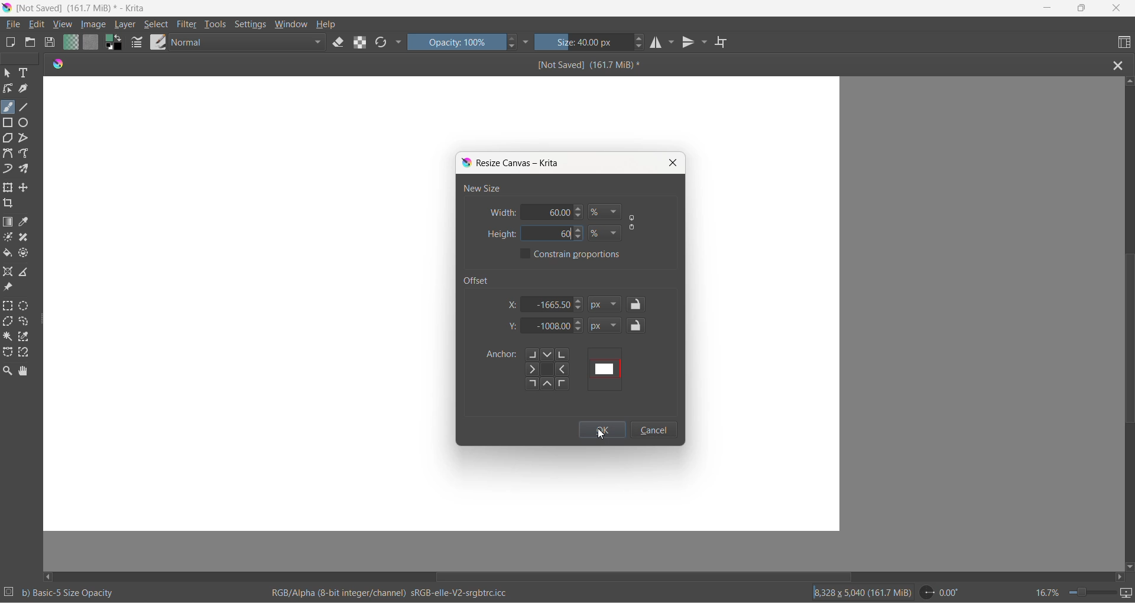  Describe the element at coordinates (50, 576) in the screenshot. I see `scroll left button` at that location.